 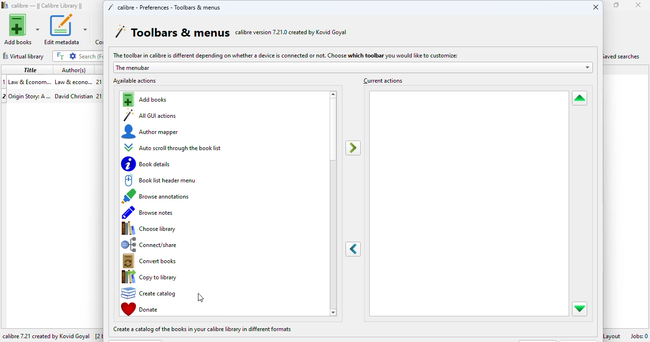 I want to click on vertical scroll bar, so click(x=333, y=131).